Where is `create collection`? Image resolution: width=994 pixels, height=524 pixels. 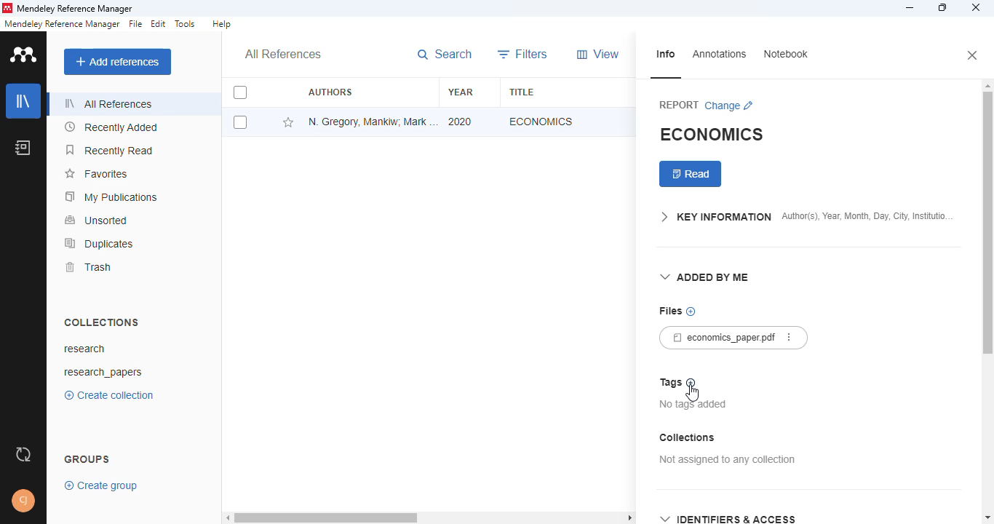
create collection is located at coordinates (108, 395).